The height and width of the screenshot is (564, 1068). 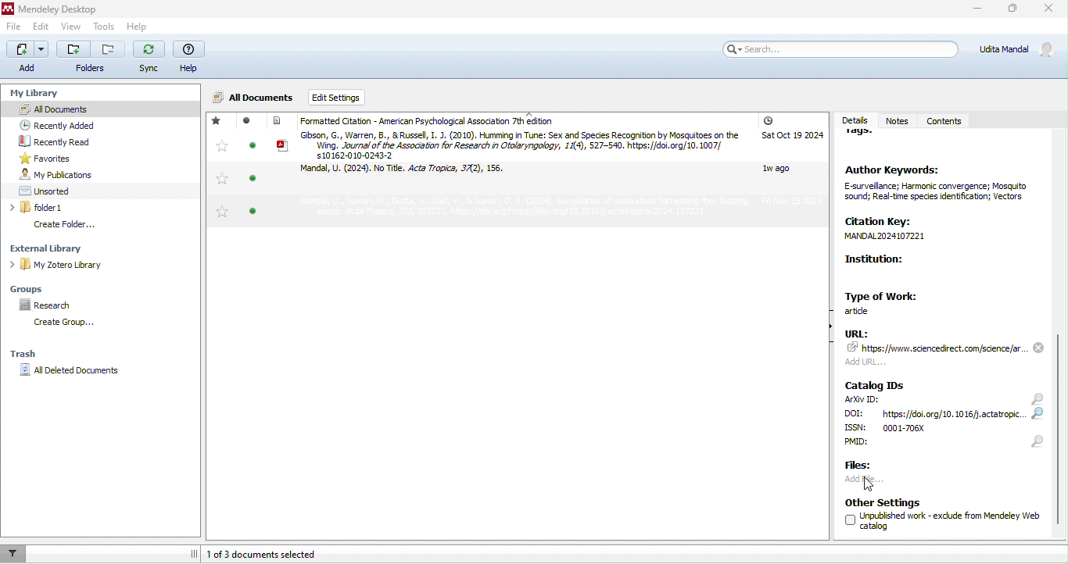 I want to click on edit settings, so click(x=353, y=98).